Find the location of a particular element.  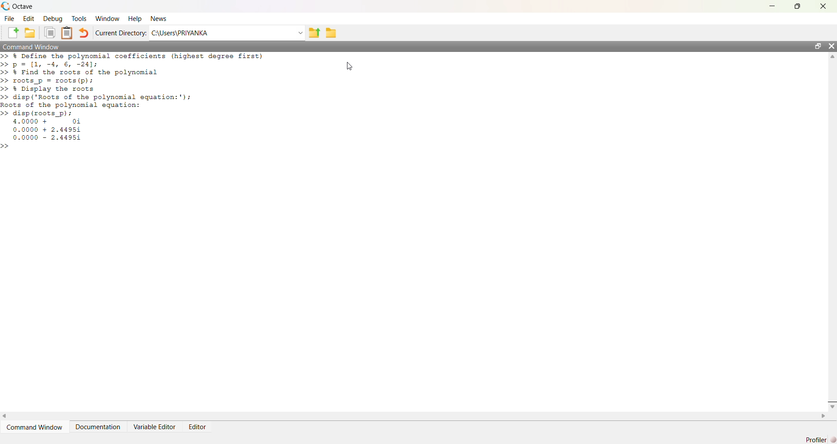

Editor is located at coordinates (199, 427).